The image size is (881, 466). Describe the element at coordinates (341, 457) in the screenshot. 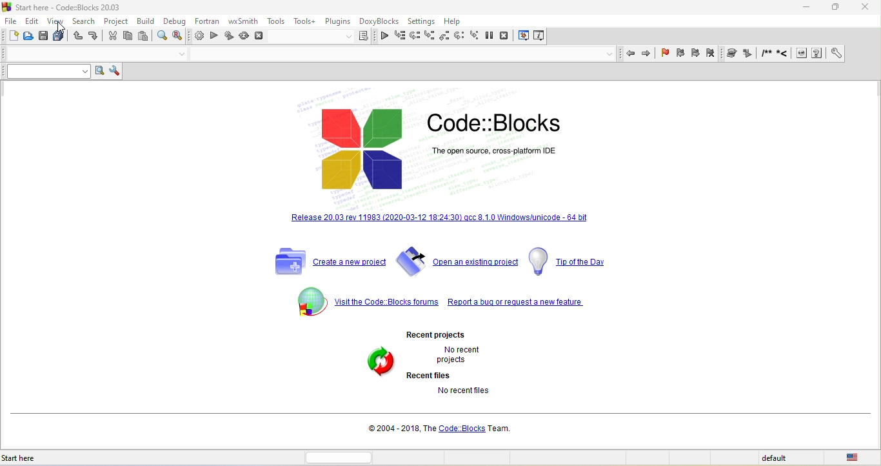

I see `horizontal scroll bar` at that location.